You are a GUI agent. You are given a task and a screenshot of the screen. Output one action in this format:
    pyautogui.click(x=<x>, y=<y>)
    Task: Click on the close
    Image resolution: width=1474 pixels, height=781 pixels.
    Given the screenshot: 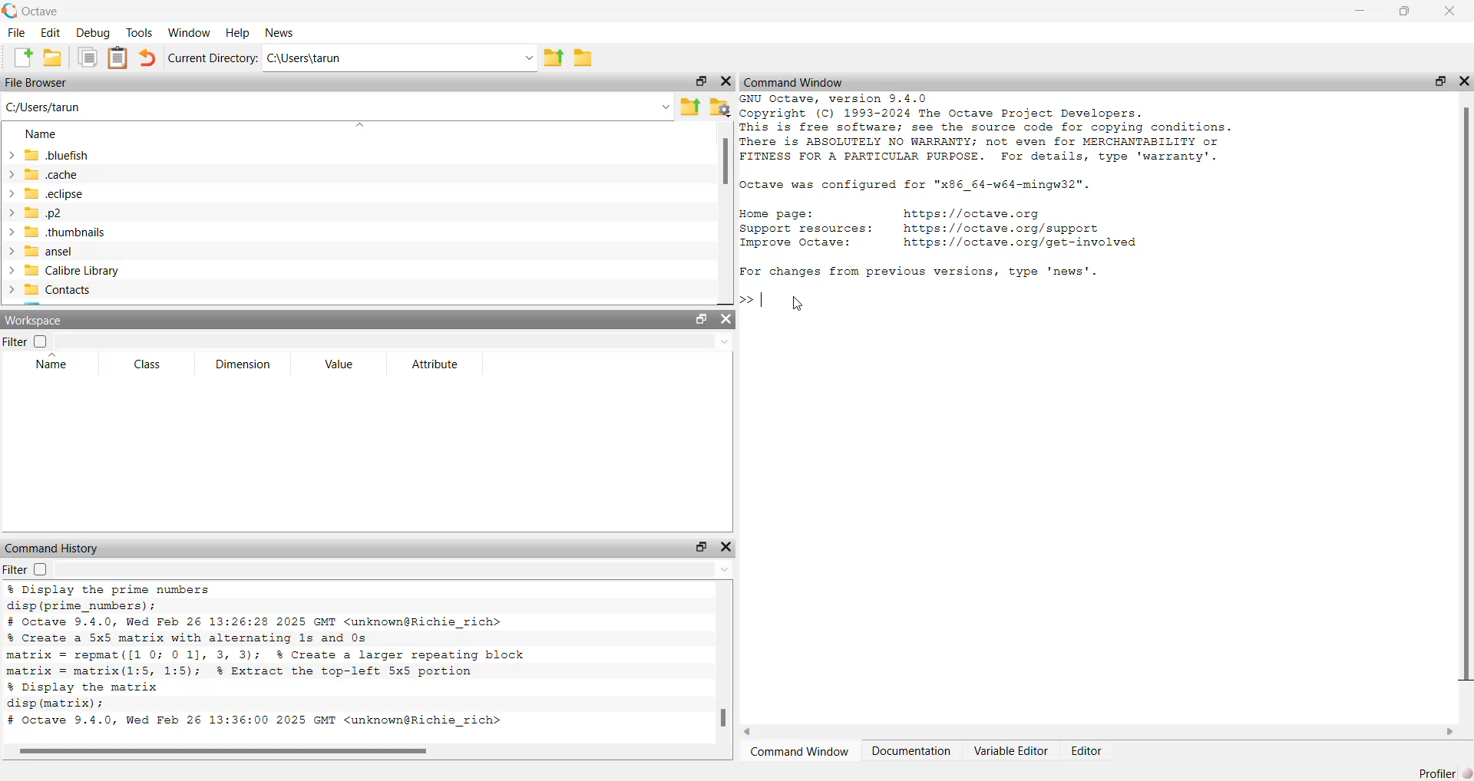 What is the action you would take?
    pyautogui.click(x=1454, y=11)
    